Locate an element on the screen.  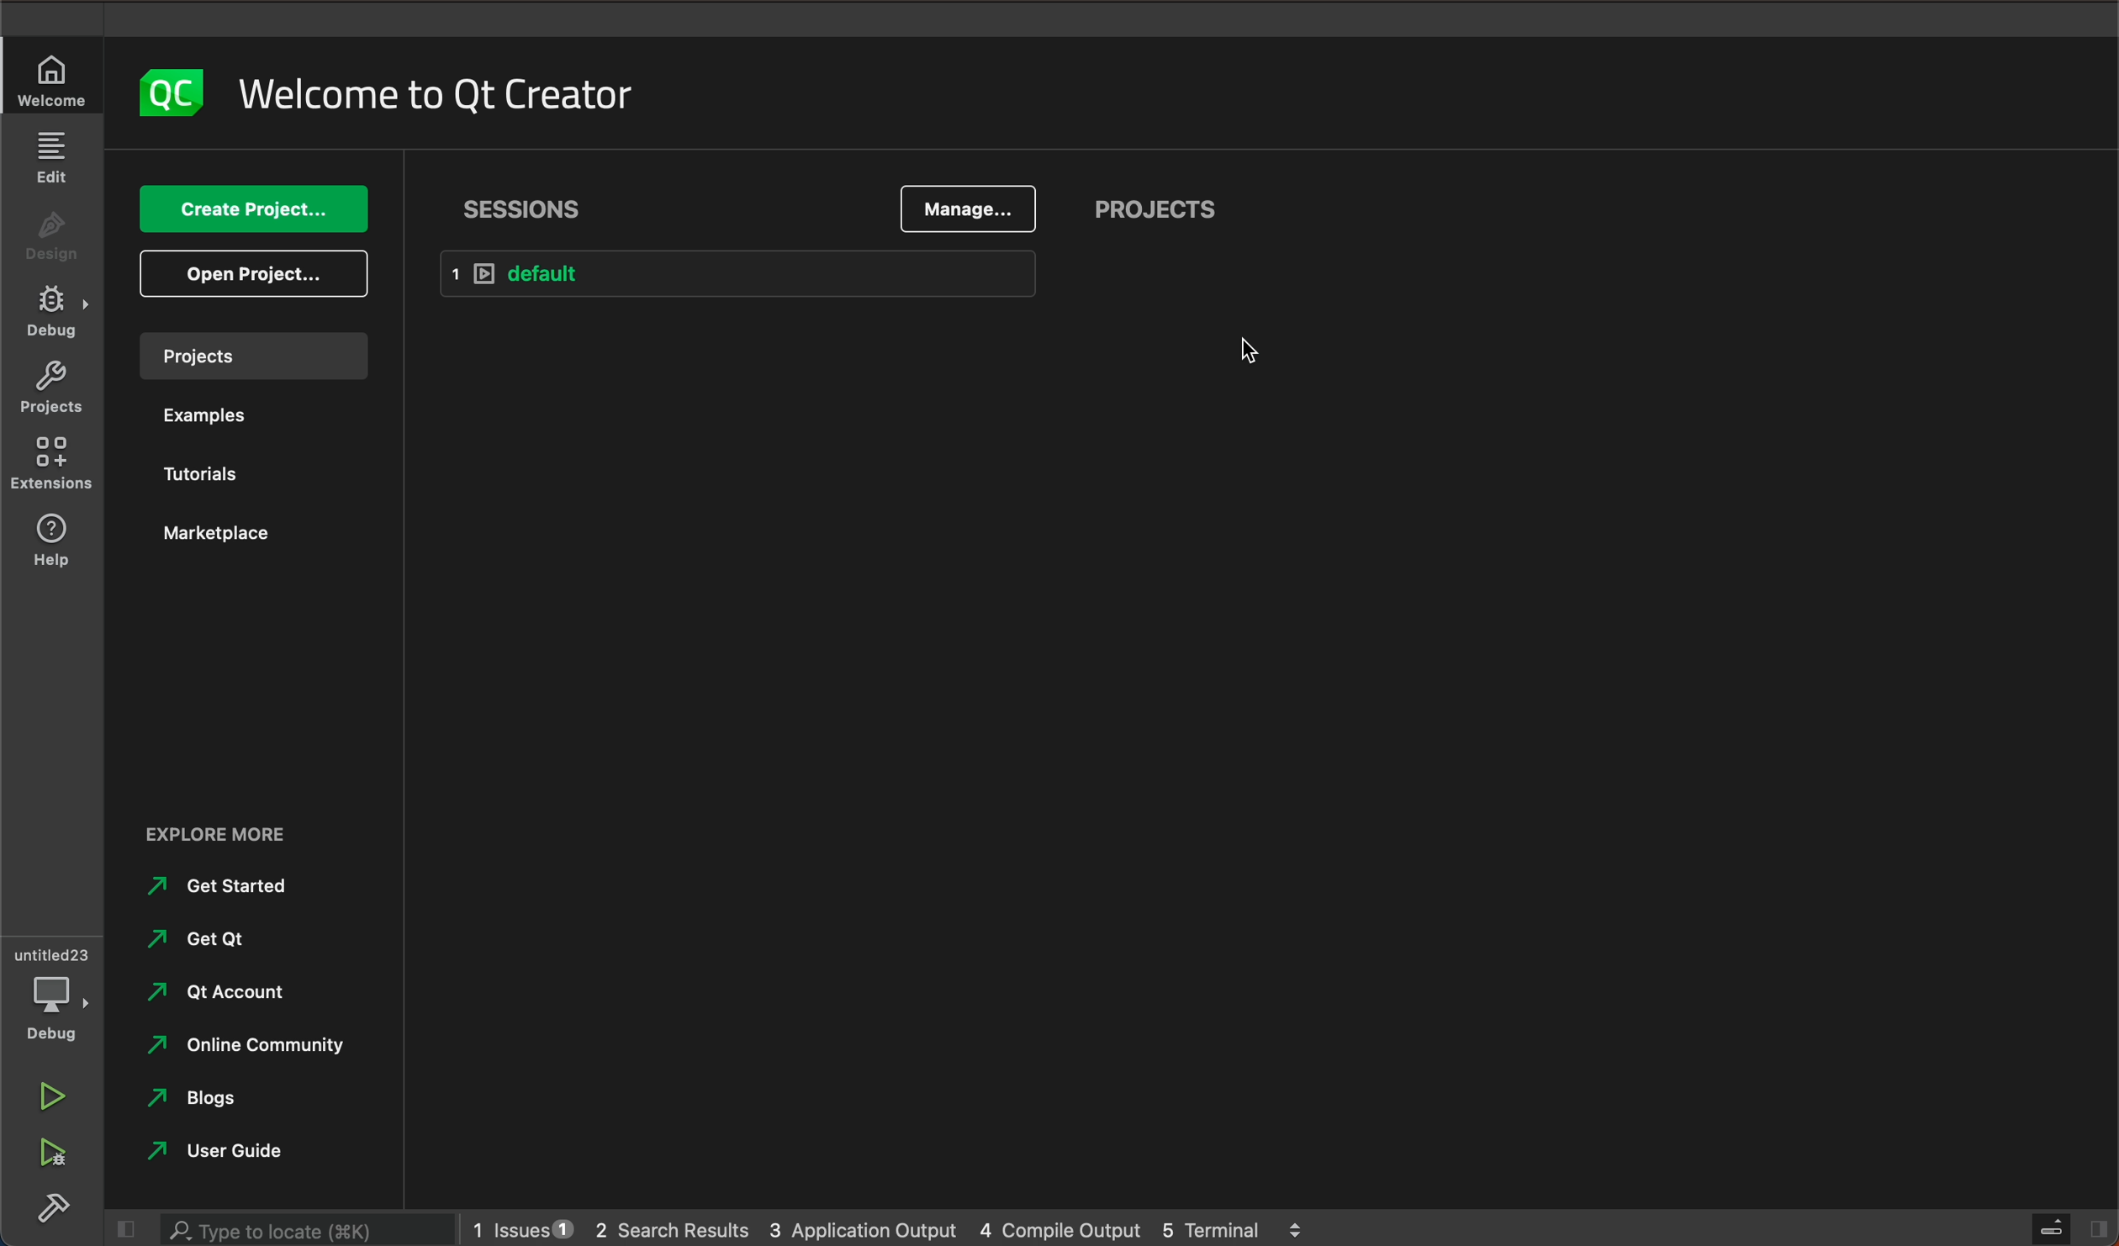
edit is located at coordinates (50, 159).